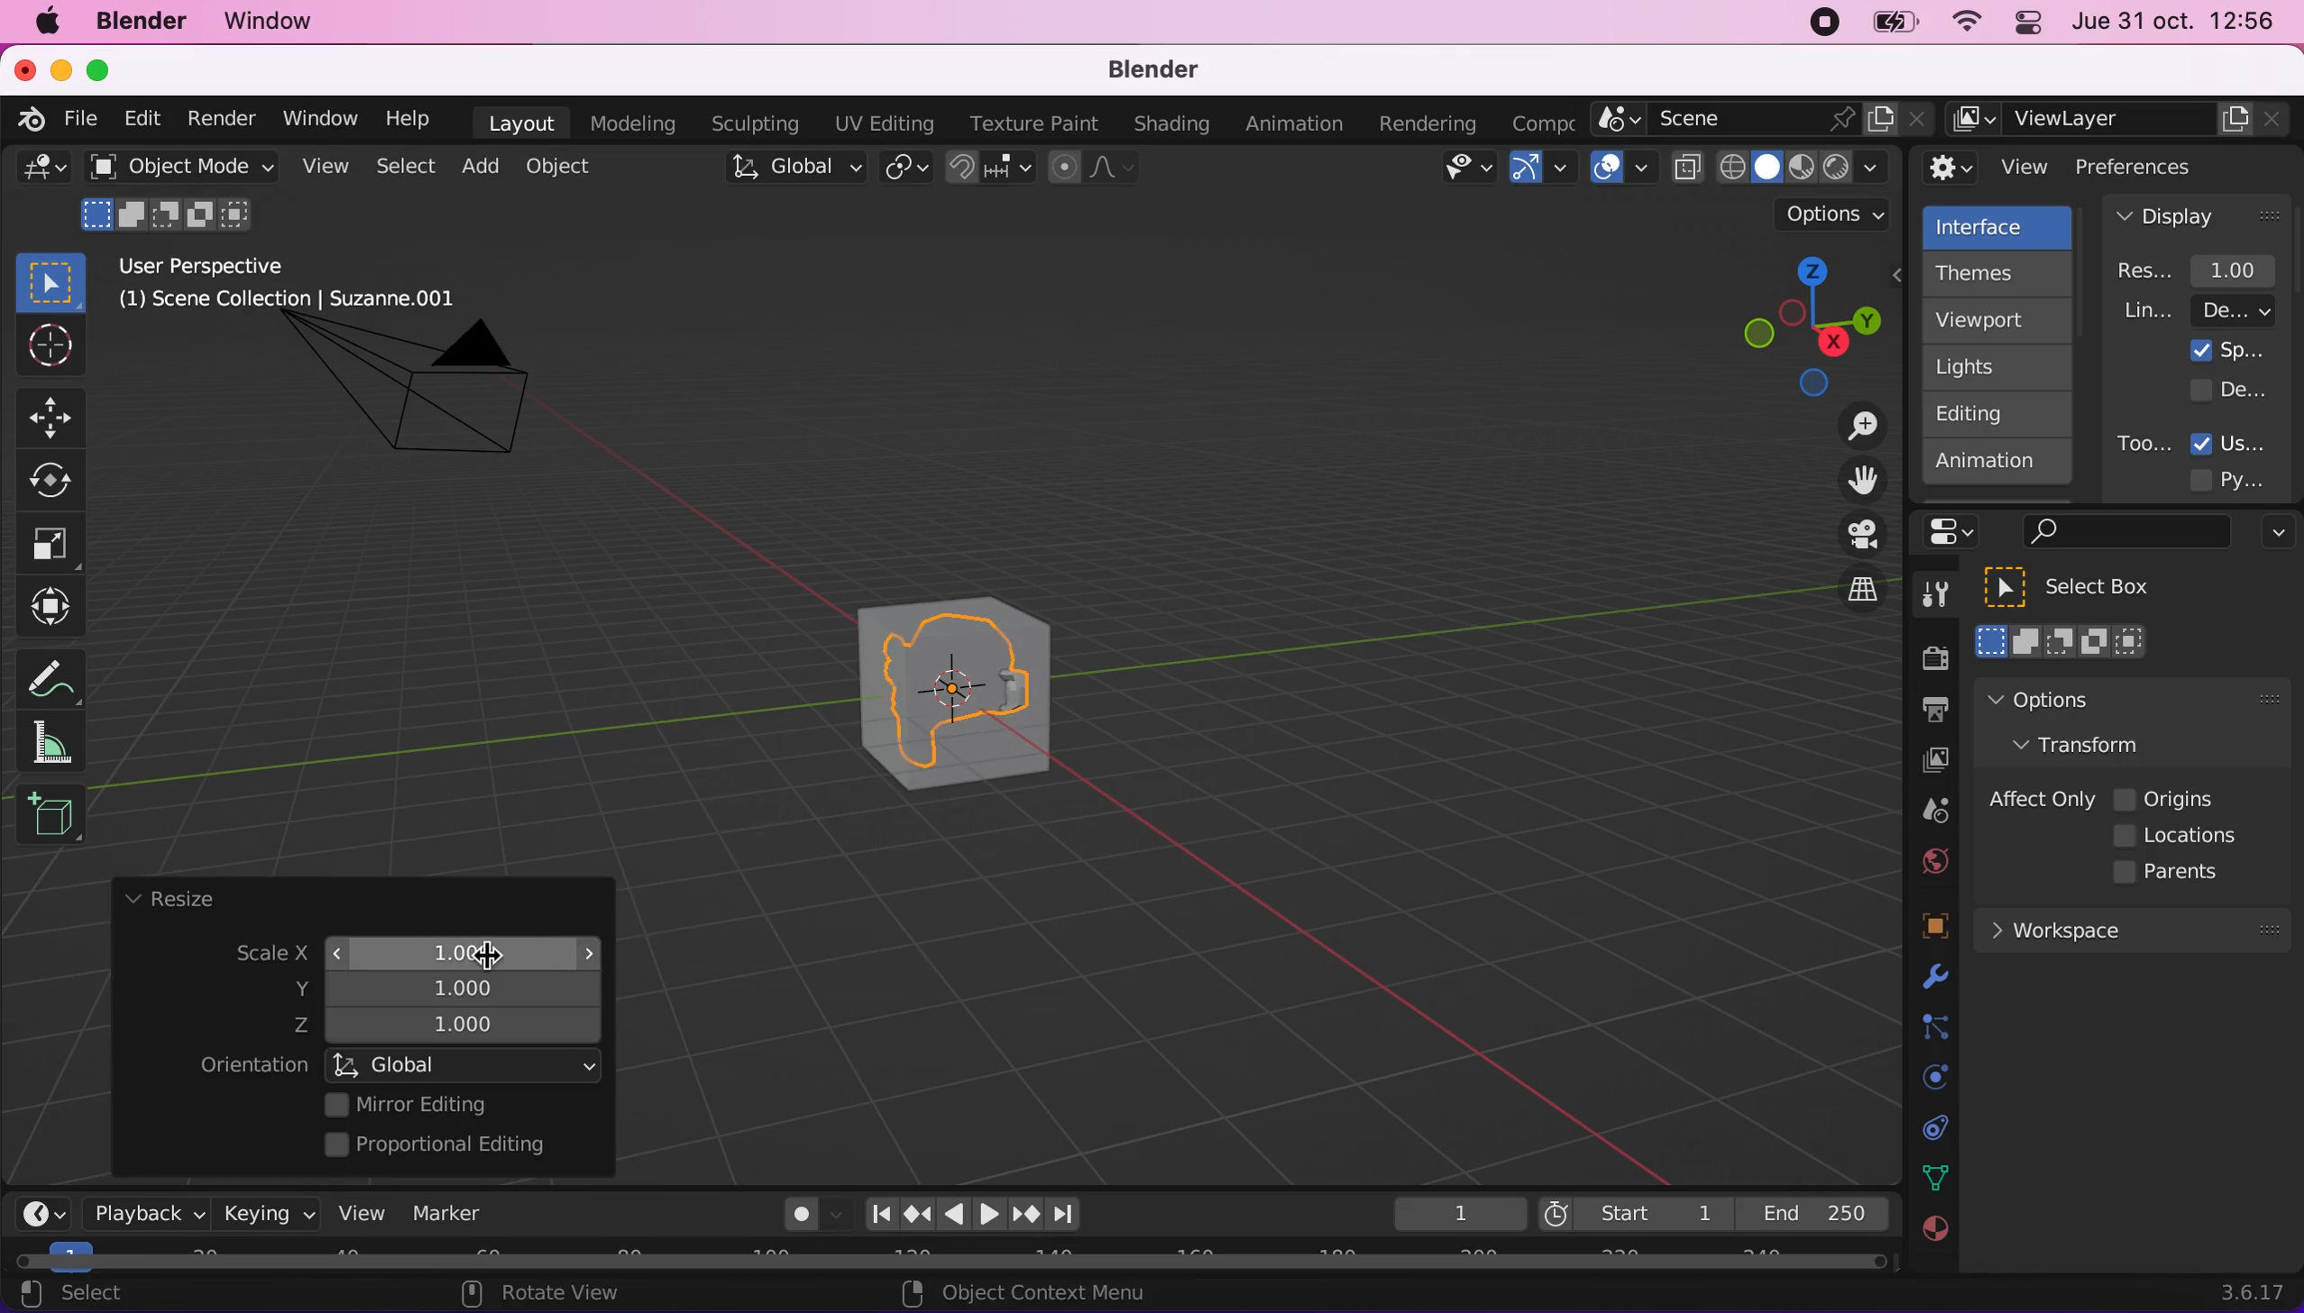 The height and width of the screenshot is (1313, 2304). What do you see at coordinates (2228, 350) in the screenshot?
I see `splash screen` at bounding box center [2228, 350].